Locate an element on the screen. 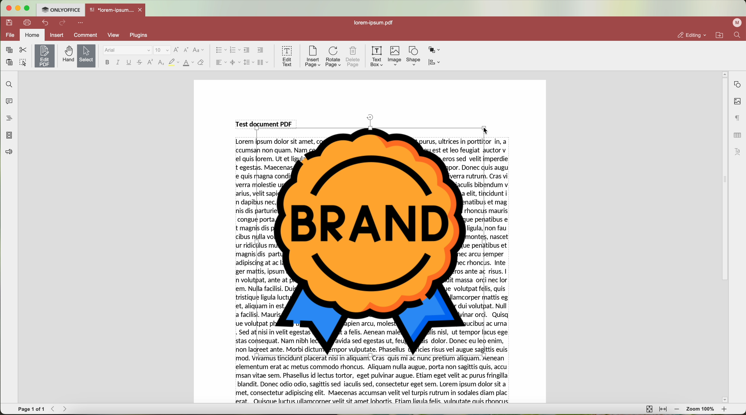 This screenshot has width=746, height=415. Image is located at coordinates (395, 56).